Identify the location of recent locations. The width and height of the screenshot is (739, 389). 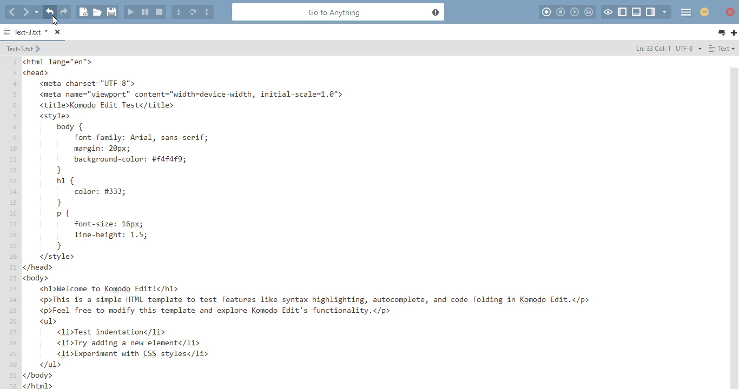
(37, 11).